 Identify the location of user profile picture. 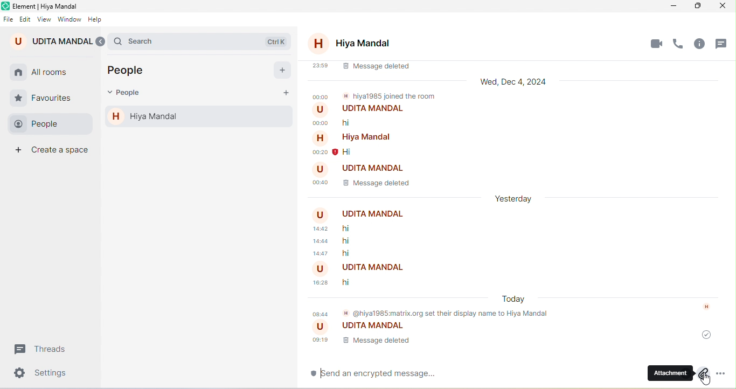
(320, 109).